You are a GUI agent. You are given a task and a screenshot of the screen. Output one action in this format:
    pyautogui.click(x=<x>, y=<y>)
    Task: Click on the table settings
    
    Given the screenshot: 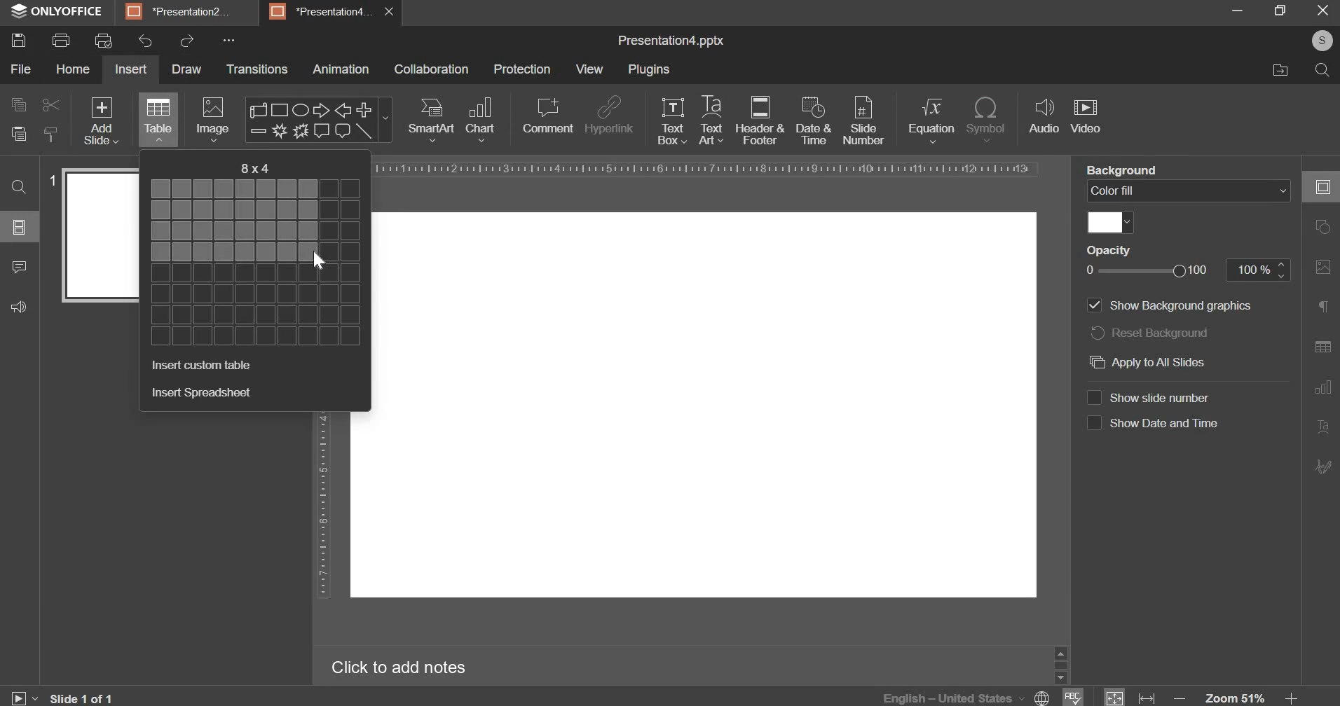 What is the action you would take?
    pyautogui.click(x=1326, y=347)
    